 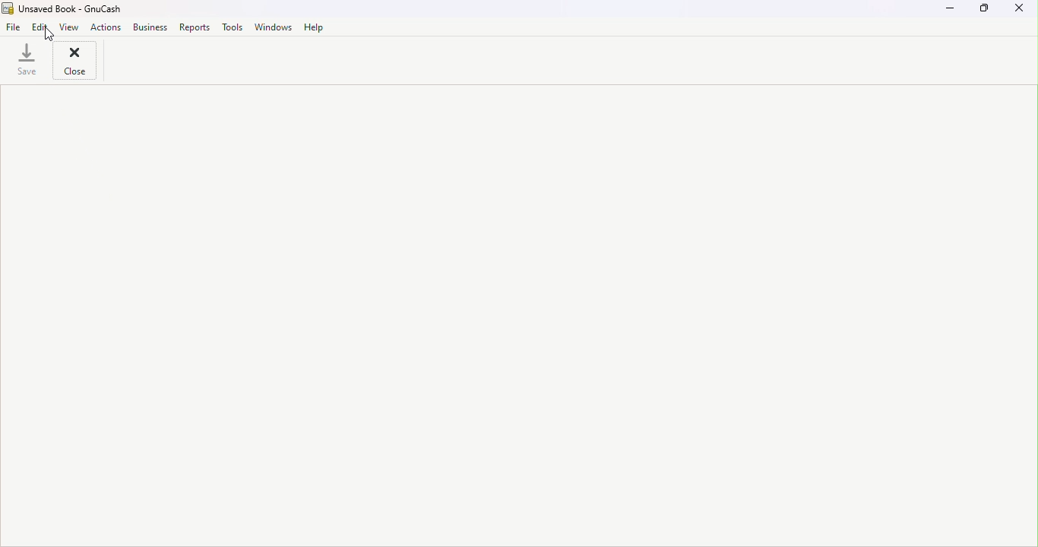 I want to click on Close, so click(x=1021, y=8).